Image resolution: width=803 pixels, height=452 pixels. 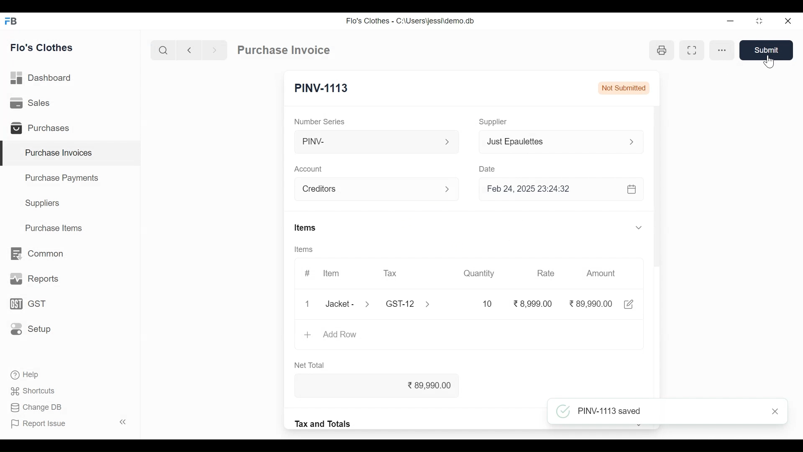 What do you see at coordinates (342, 335) in the screenshot?
I see `Add Row` at bounding box center [342, 335].